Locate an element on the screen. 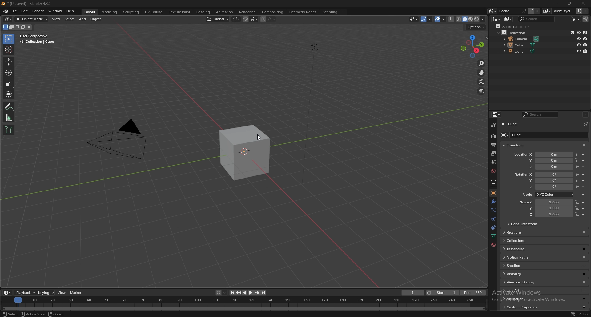 The image size is (591, 317). marker is located at coordinates (76, 293).